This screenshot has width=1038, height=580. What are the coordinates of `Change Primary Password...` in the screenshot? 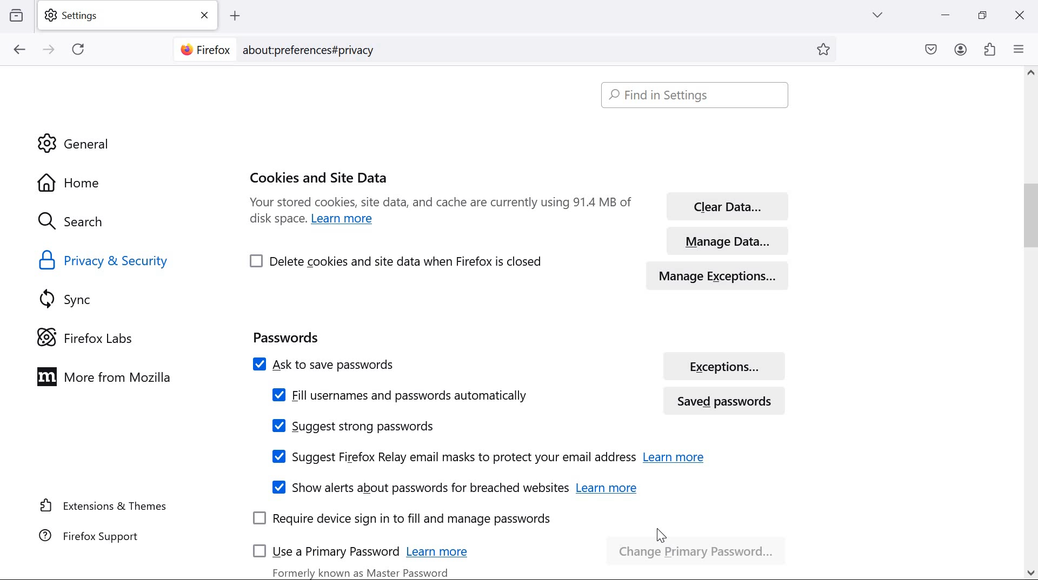 It's located at (699, 547).